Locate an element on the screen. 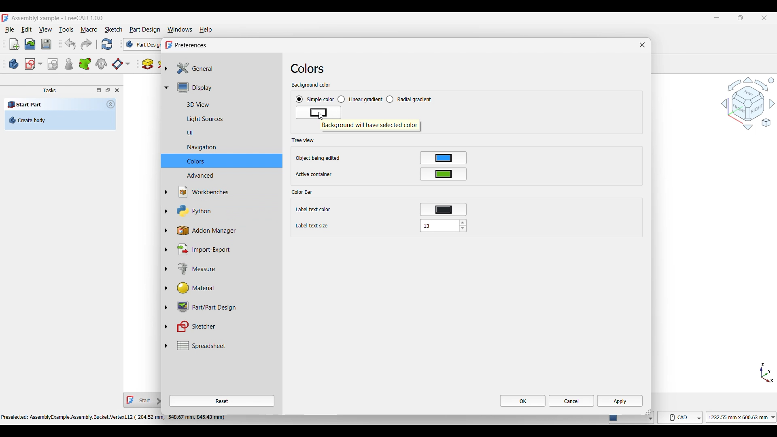  Navigation is located at coordinates (748, 103).